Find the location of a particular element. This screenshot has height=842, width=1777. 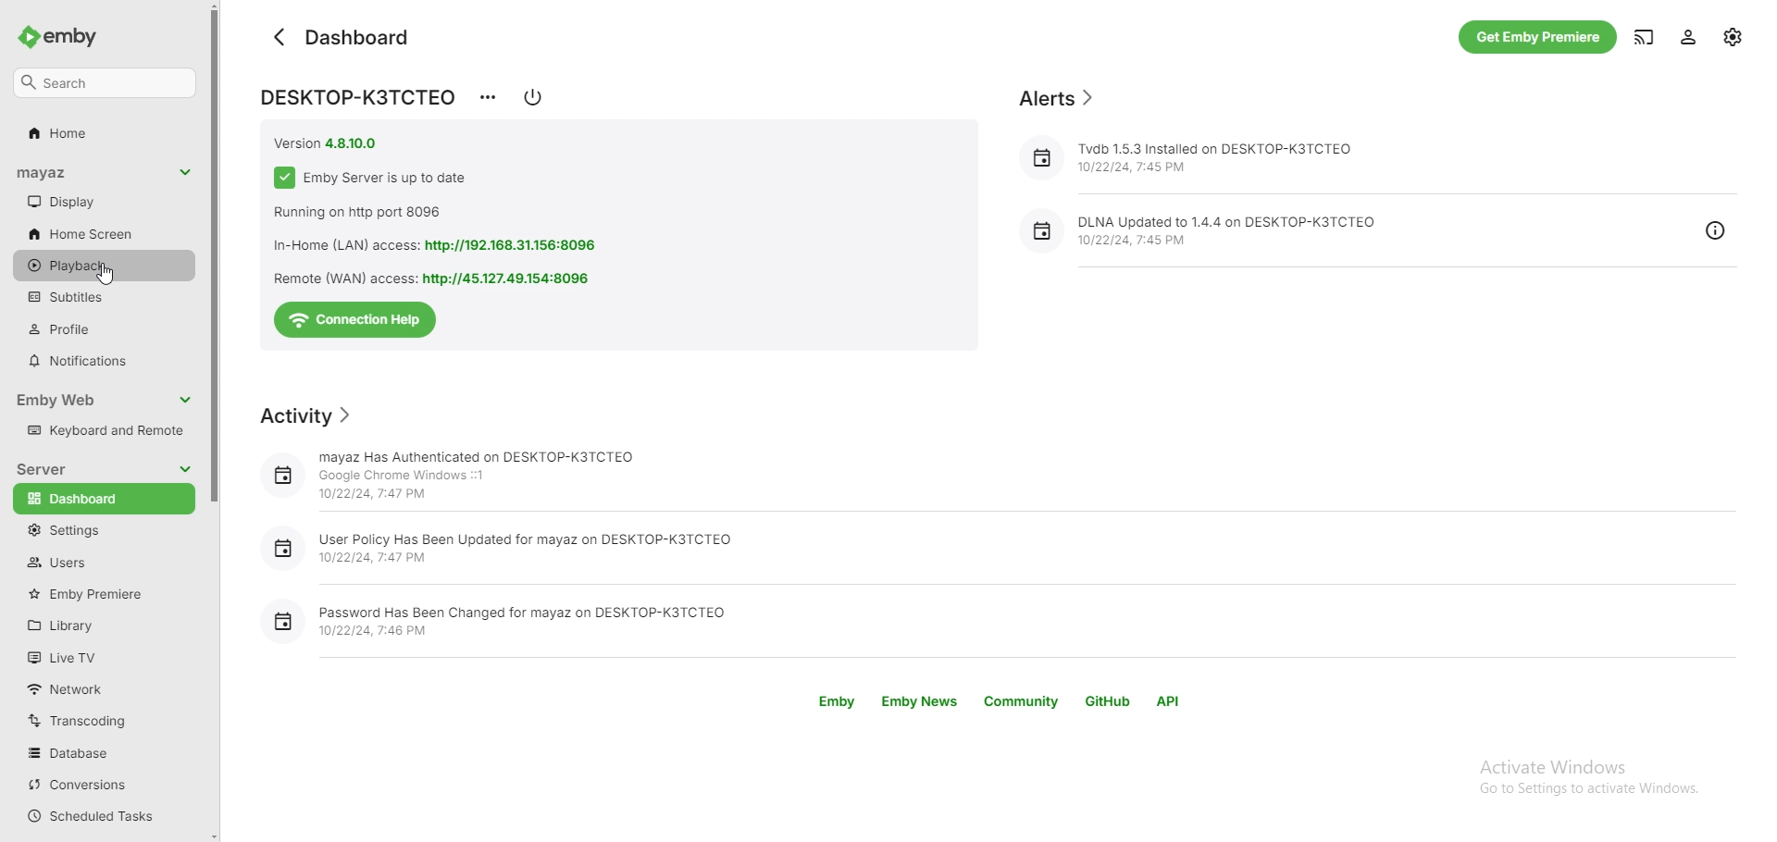

conversions is located at coordinates (99, 786).